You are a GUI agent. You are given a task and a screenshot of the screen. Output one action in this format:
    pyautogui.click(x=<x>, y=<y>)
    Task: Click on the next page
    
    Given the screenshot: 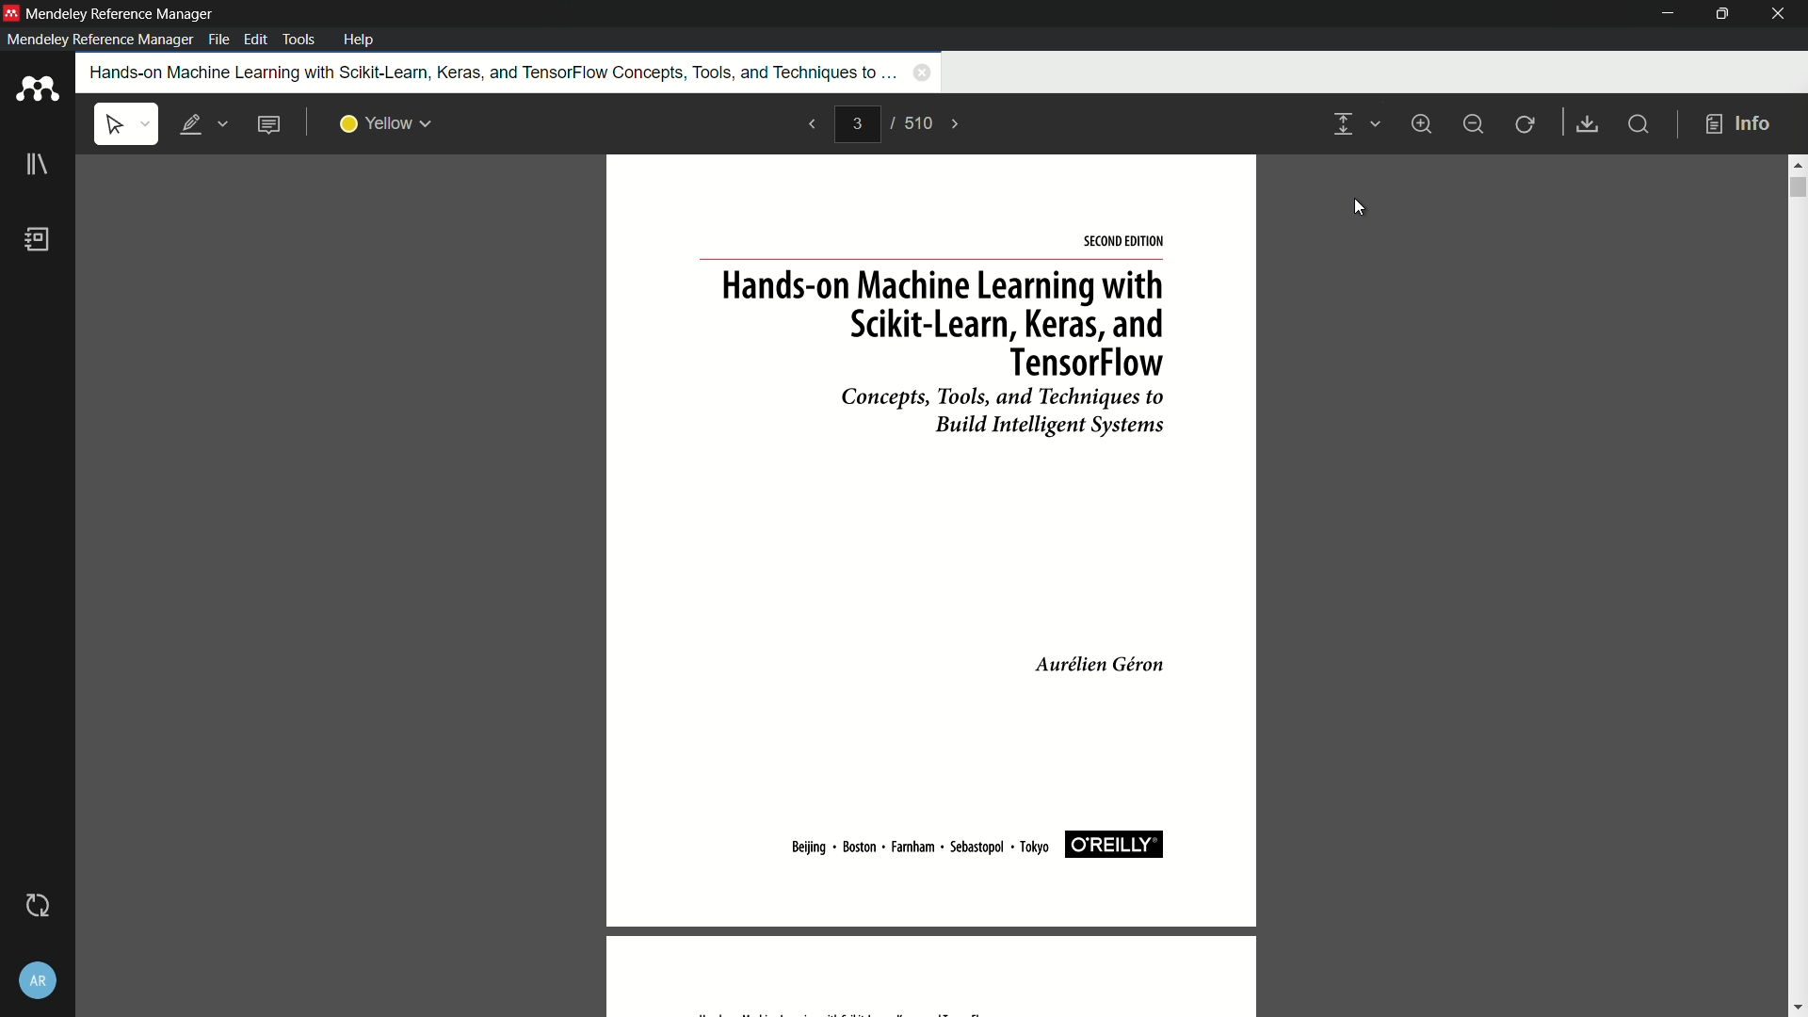 What is the action you would take?
    pyautogui.click(x=957, y=124)
    